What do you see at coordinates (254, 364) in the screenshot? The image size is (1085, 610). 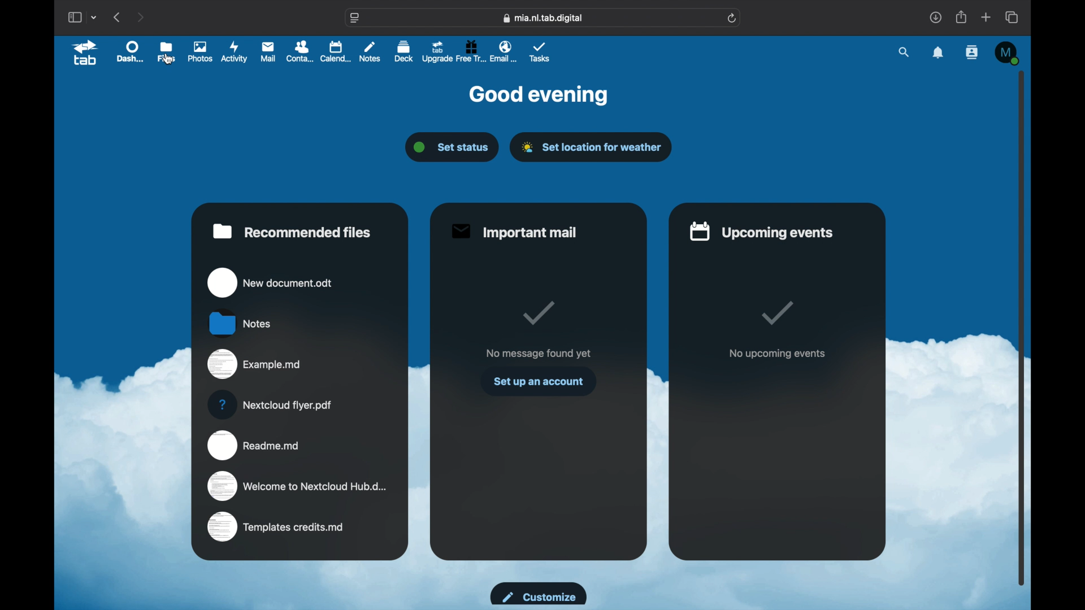 I see `example` at bounding box center [254, 364].